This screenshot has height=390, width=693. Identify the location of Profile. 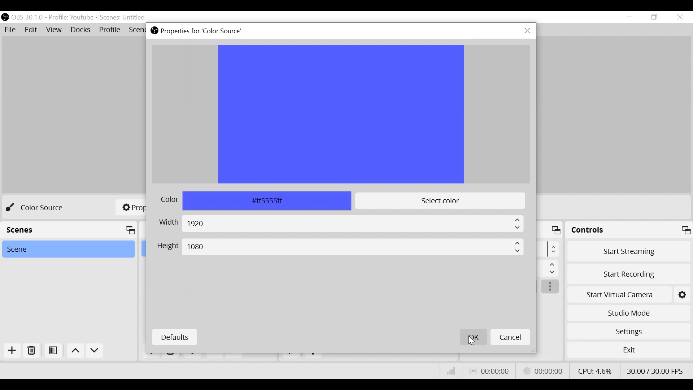
(110, 30).